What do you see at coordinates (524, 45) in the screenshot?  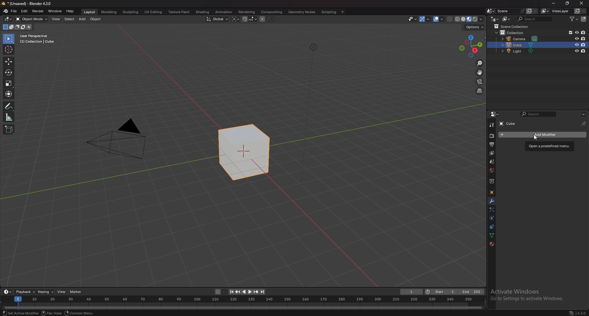 I see `cube` at bounding box center [524, 45].